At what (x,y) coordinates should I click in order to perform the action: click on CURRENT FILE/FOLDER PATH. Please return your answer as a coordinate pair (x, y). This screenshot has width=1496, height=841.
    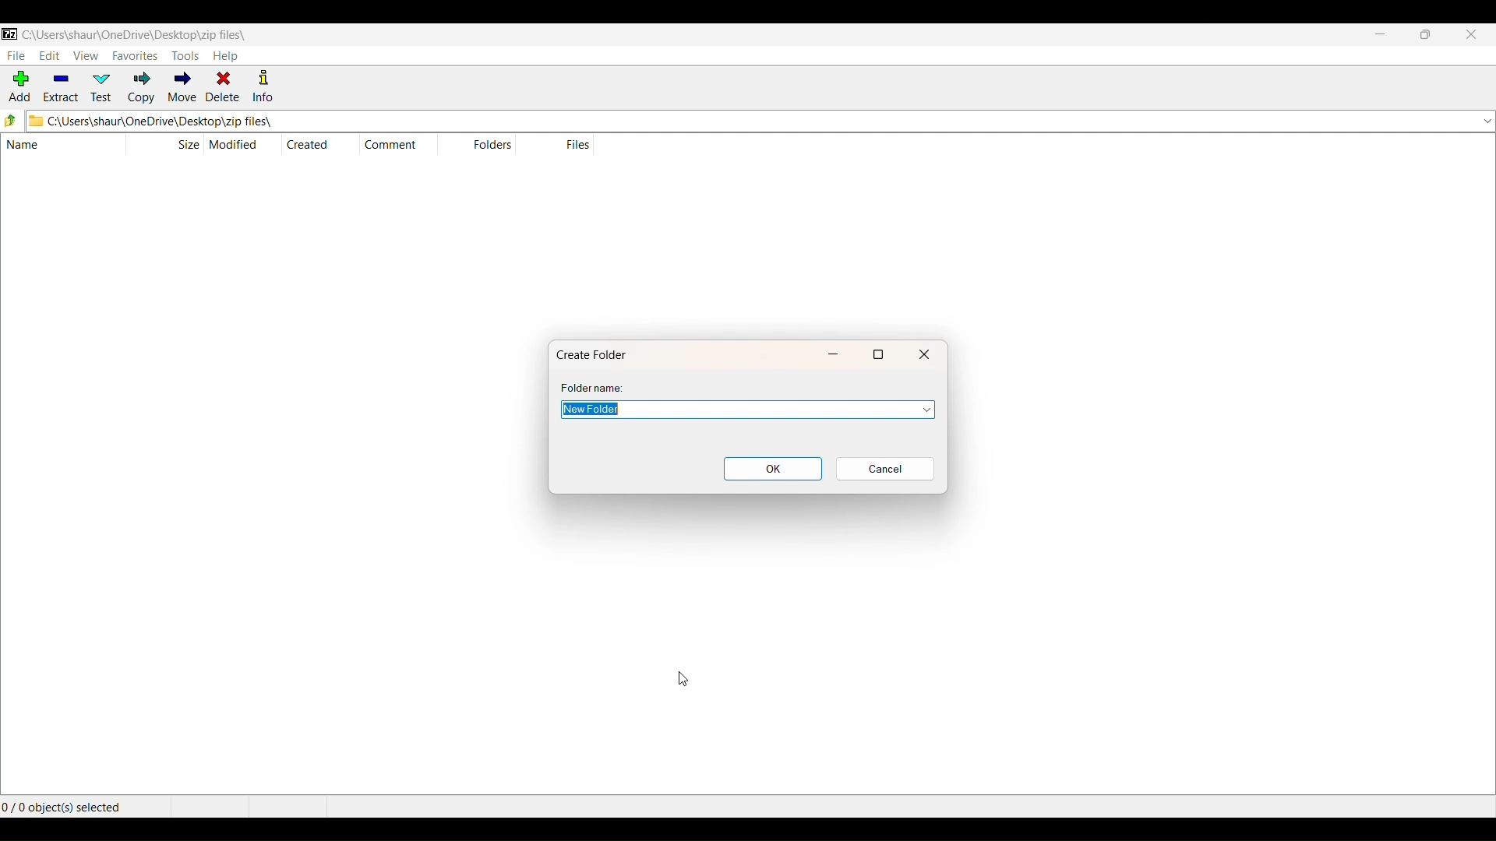
    Looking at the image, I should click on (134, 33).